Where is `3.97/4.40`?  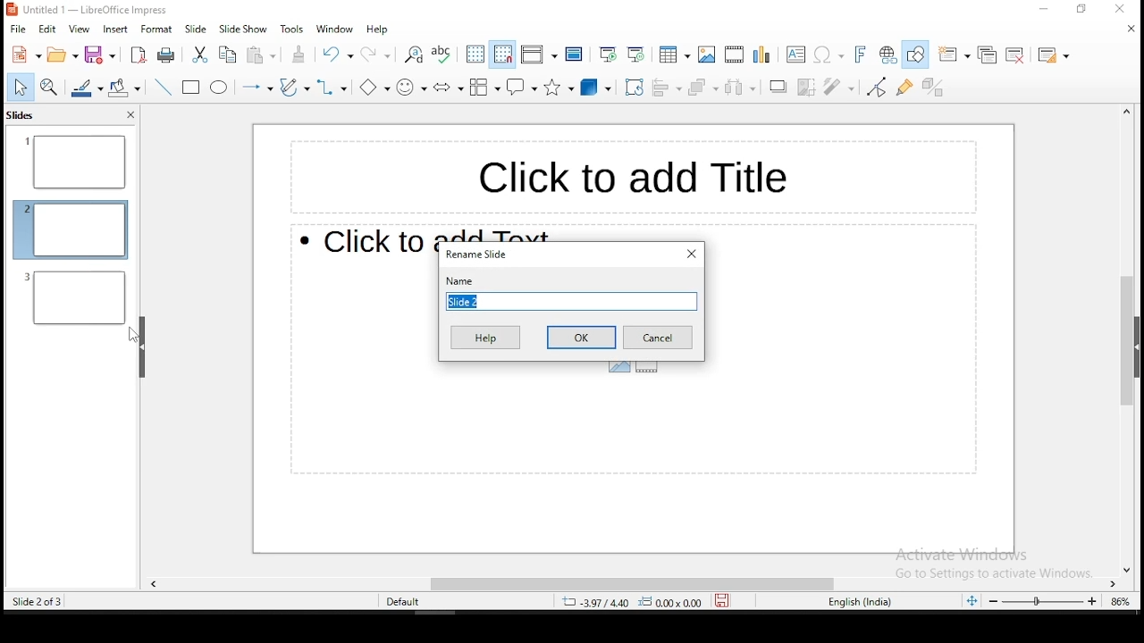
3.97/4.40 is located at coordinates (599, 602).